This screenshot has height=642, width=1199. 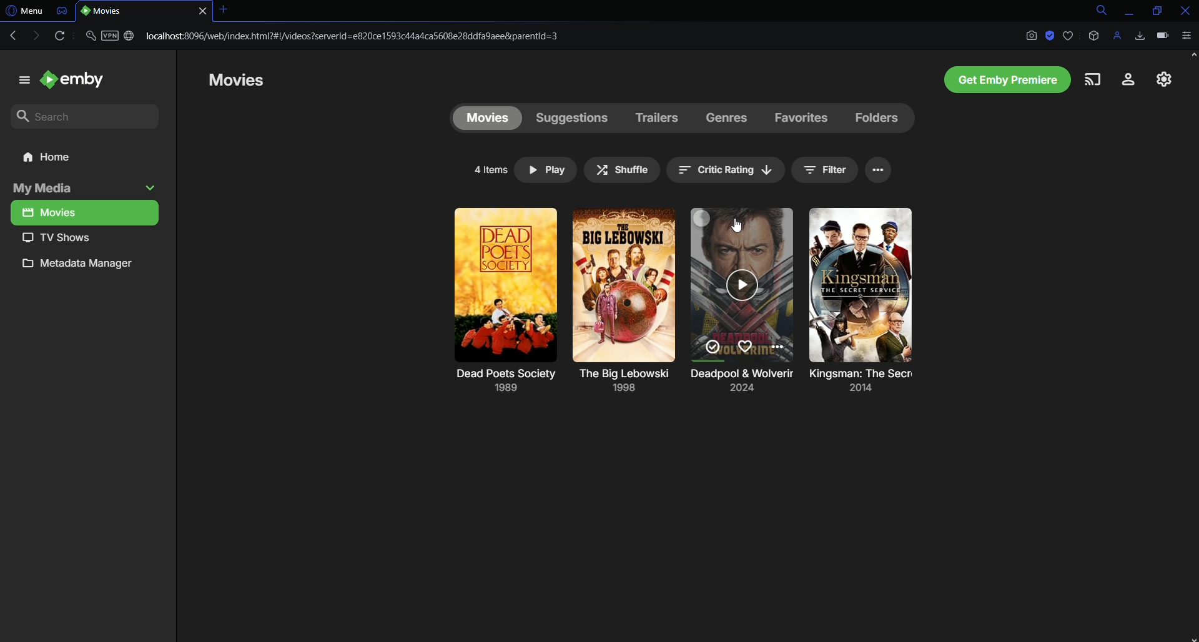 I want to click on Options, so click(x=881, y=170).